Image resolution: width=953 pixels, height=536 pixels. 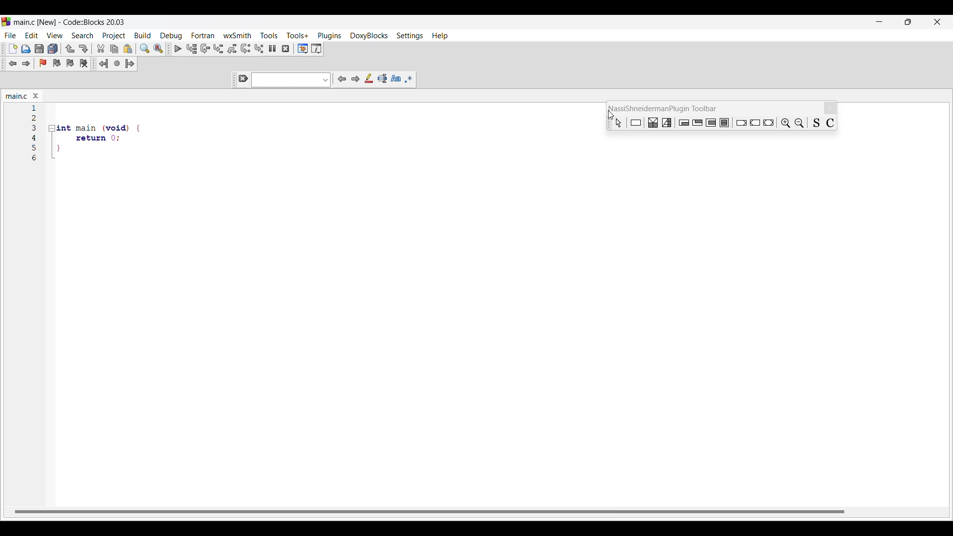 What do you see at coordinates (246, 49) in the screenshot?
I see `Next instruction` at bounding box center [246, 49].